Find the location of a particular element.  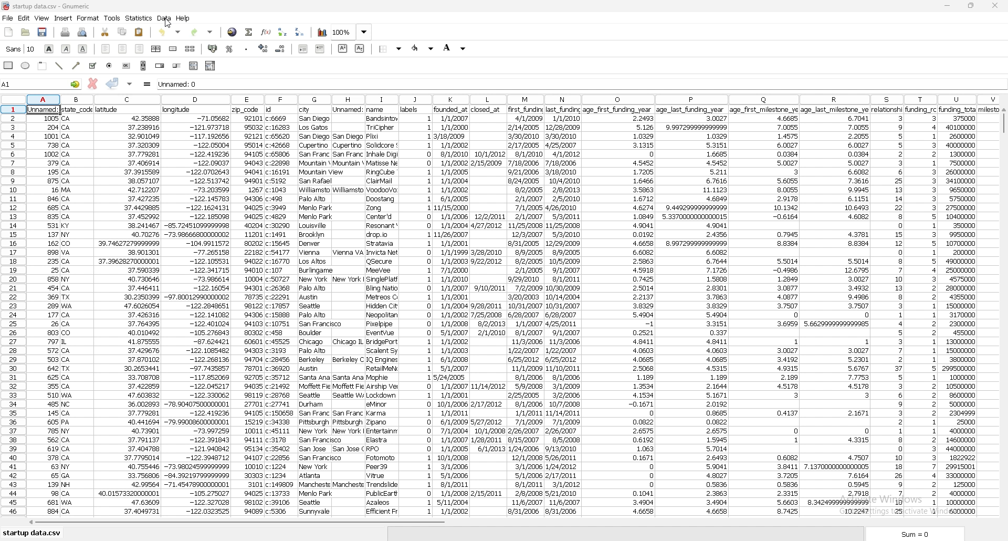

spin button is located at coordinates (160, 66).